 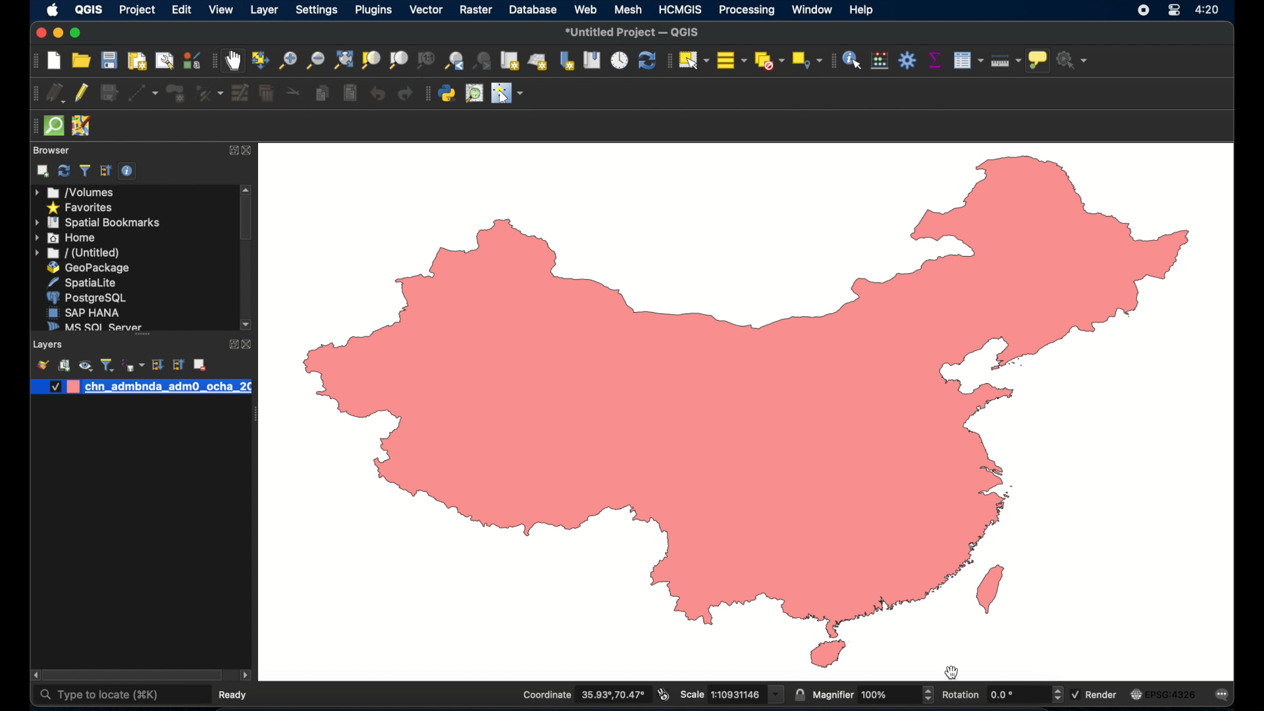 What do you see at coordinates (373, 12) in the screenshot?
I see `plugins` at bounding box center [373, 12].